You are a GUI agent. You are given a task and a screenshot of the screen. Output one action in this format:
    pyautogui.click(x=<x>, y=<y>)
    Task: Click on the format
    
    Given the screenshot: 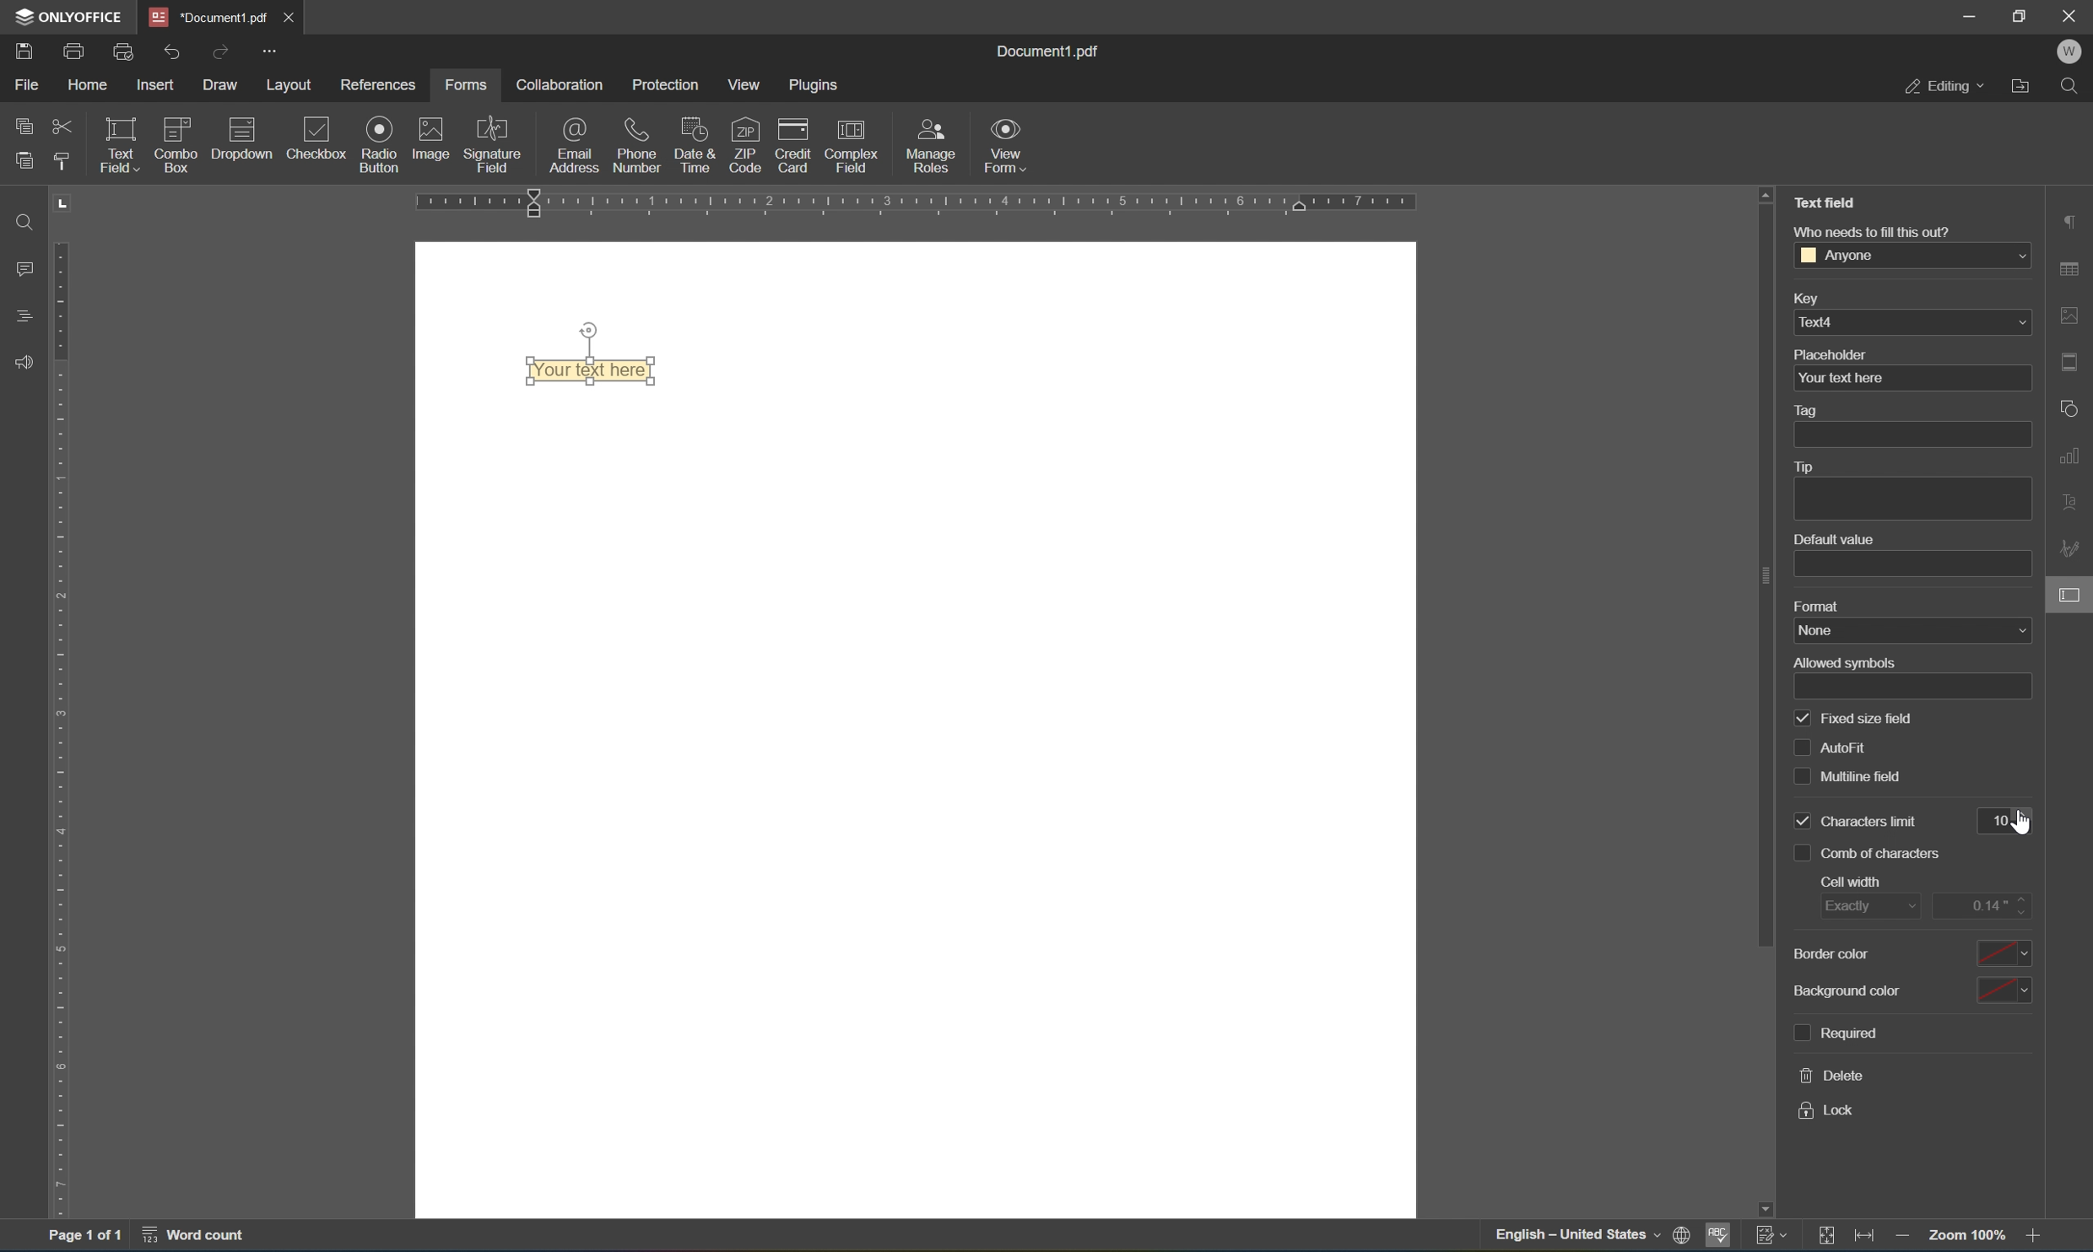 What is the action you would take?
    pyautogui.click(x=1818, y=605)
    